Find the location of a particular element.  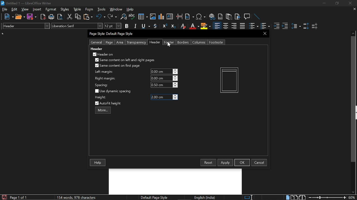

Paste is located at coordinates (88, 16).